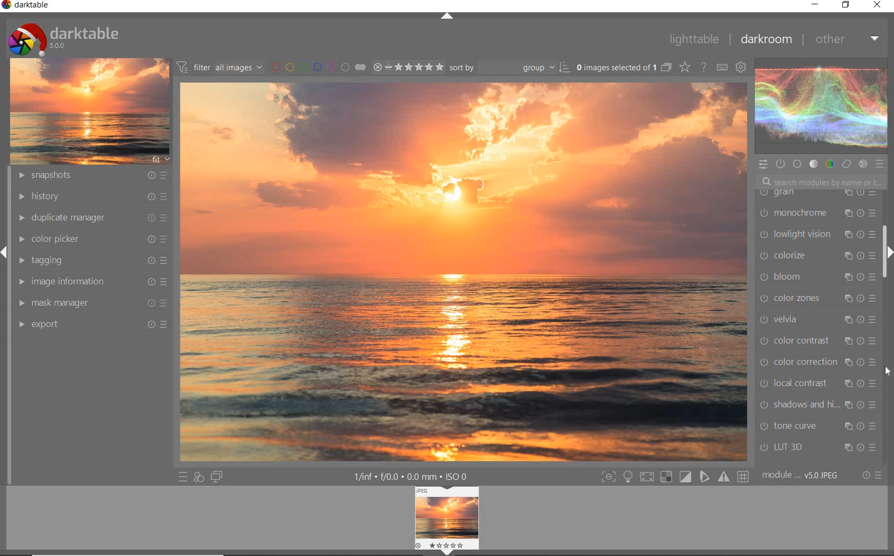 Image resolution: width=894 pixels, height=556 pixels. What do you see at coordinates (817, 386) in the screenshot?
I see `local contrast` at bounding box center [817, 386].